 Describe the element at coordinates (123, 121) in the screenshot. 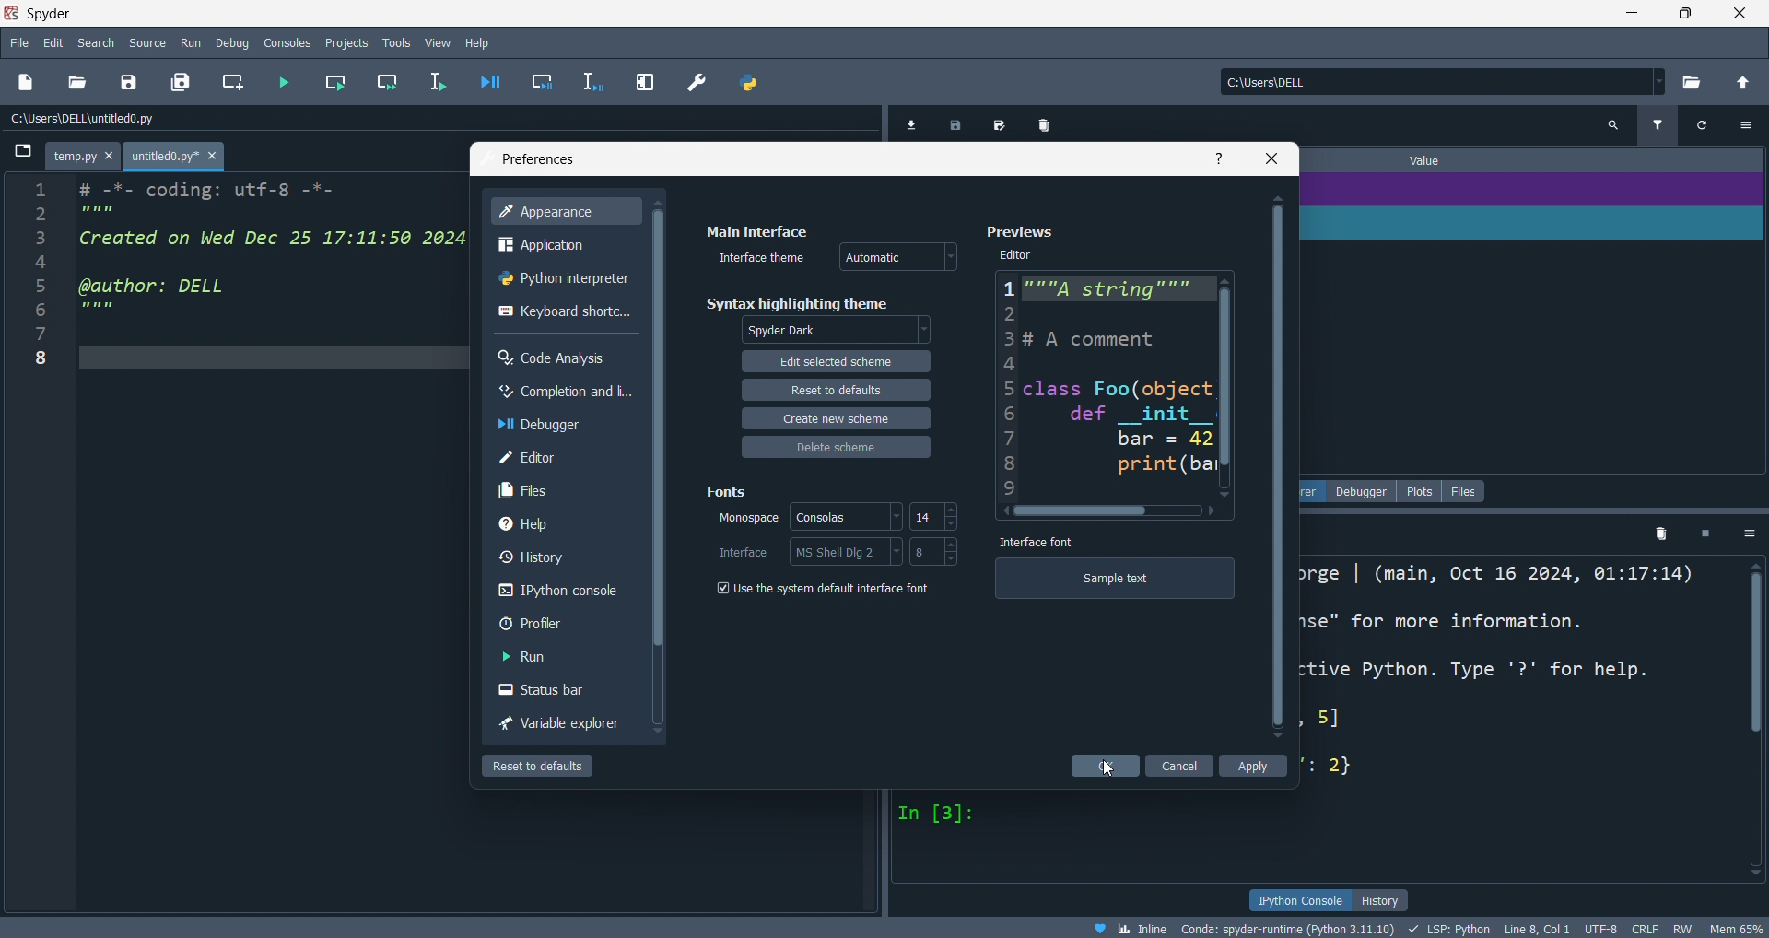

I see `C:\Users\DELL \untitled0.py` at that location.